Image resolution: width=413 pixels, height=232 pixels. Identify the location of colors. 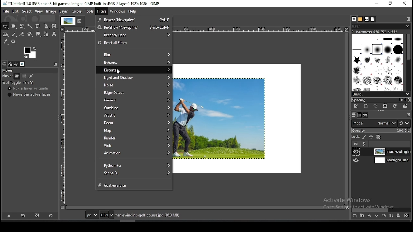
(76, 11).